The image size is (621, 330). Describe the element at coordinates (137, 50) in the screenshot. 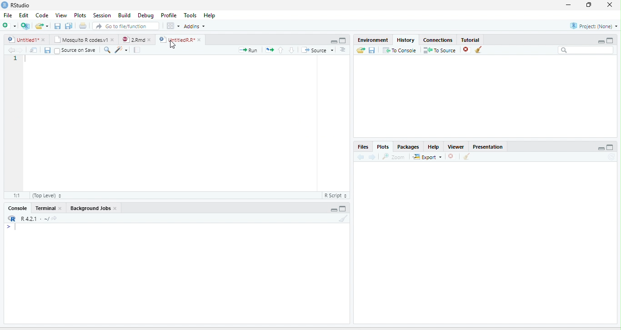

I see `Compile Report` at that location.